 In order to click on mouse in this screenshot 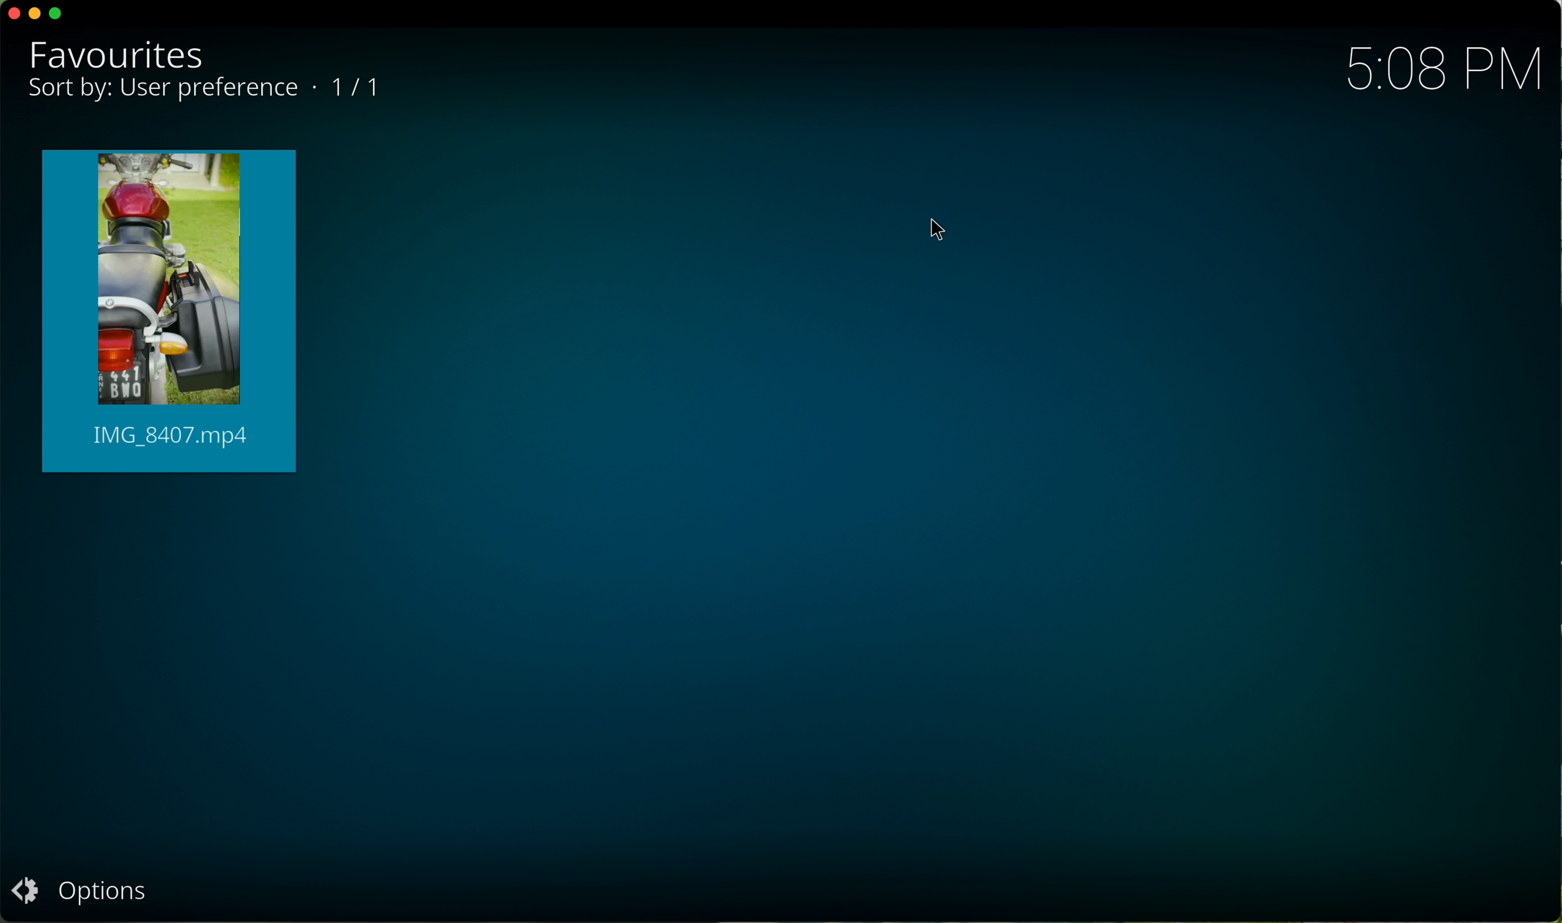, I will do `click(937, 230)`.